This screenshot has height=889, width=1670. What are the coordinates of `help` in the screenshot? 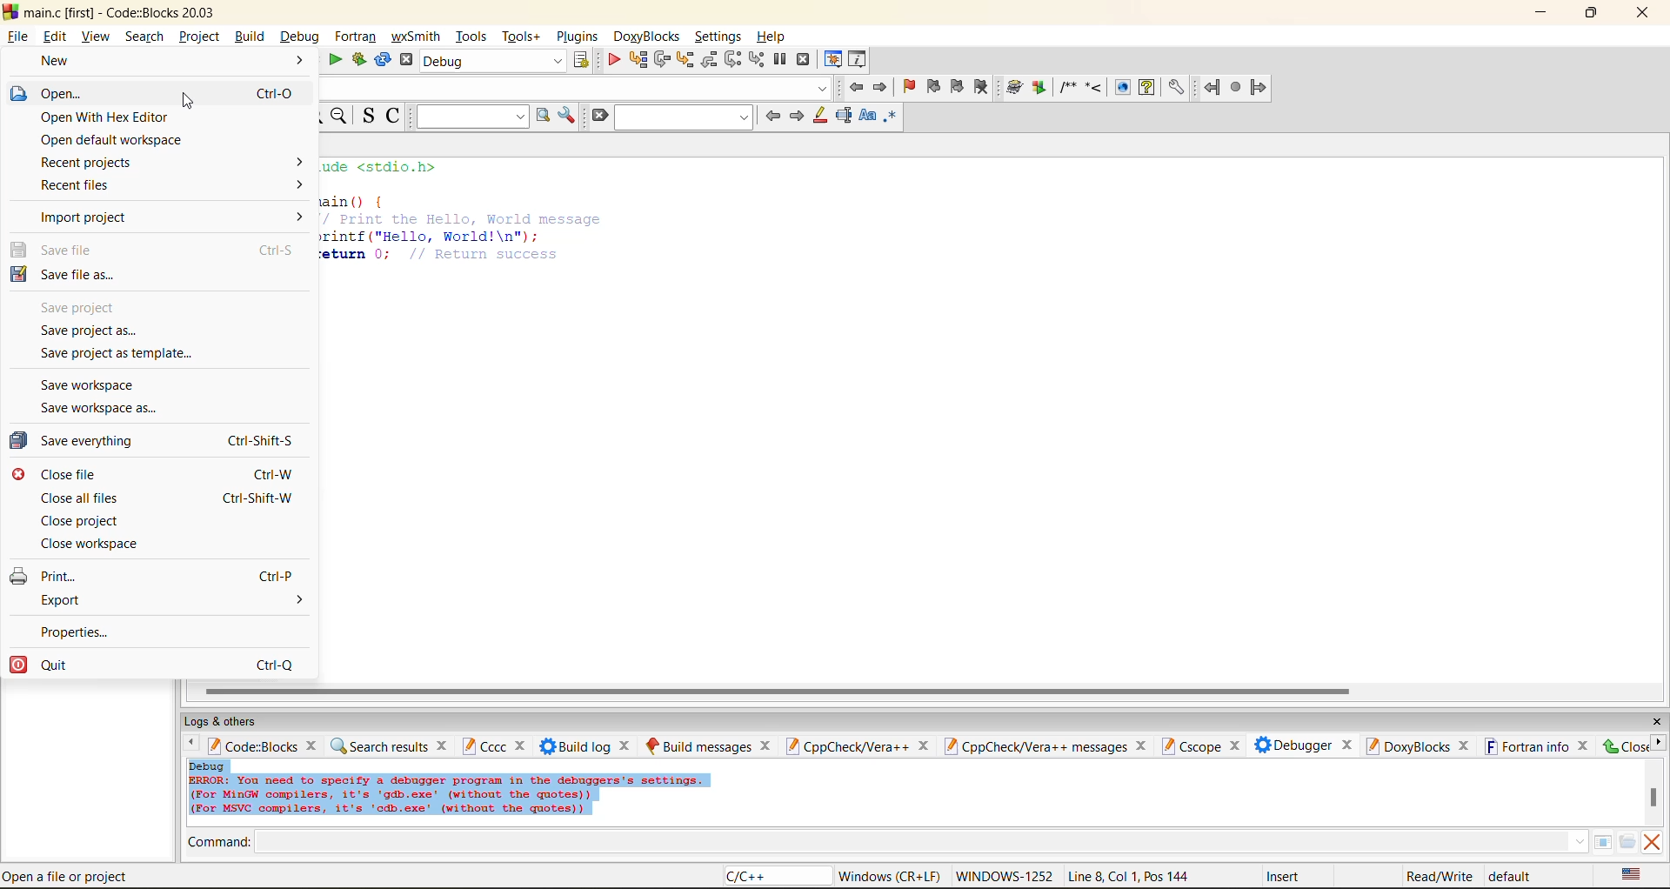 It's located at (773, 37).